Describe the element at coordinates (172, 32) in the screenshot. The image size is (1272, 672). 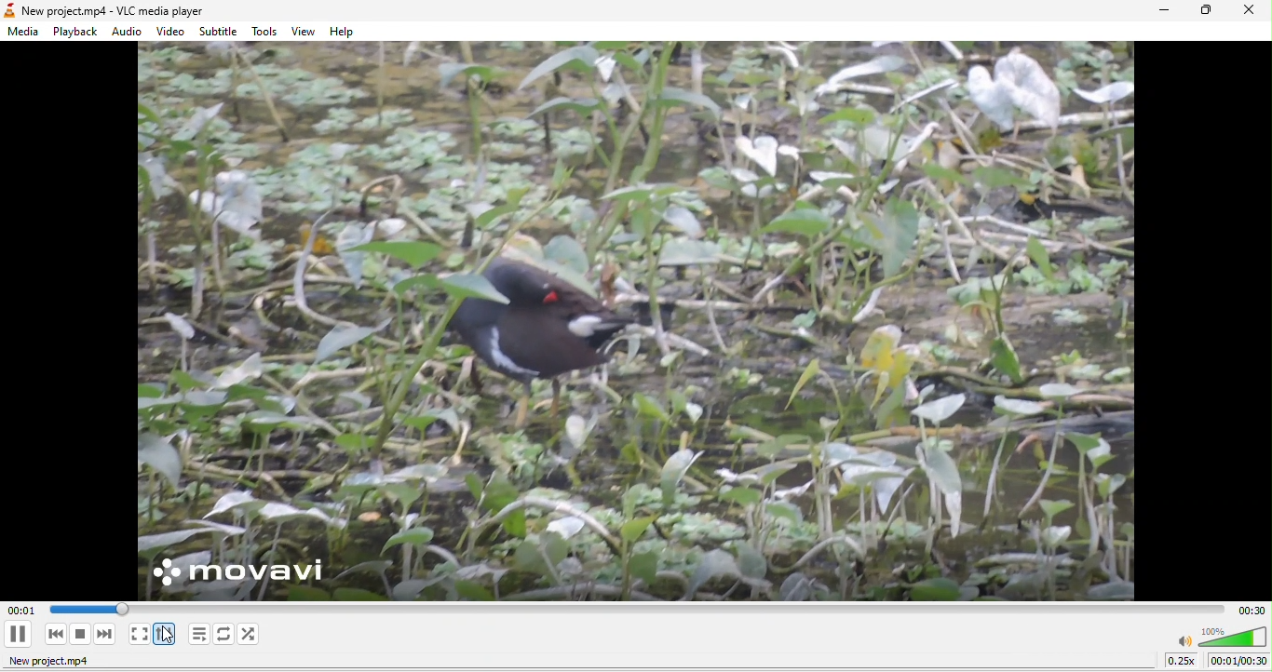
I see `video` at that location.